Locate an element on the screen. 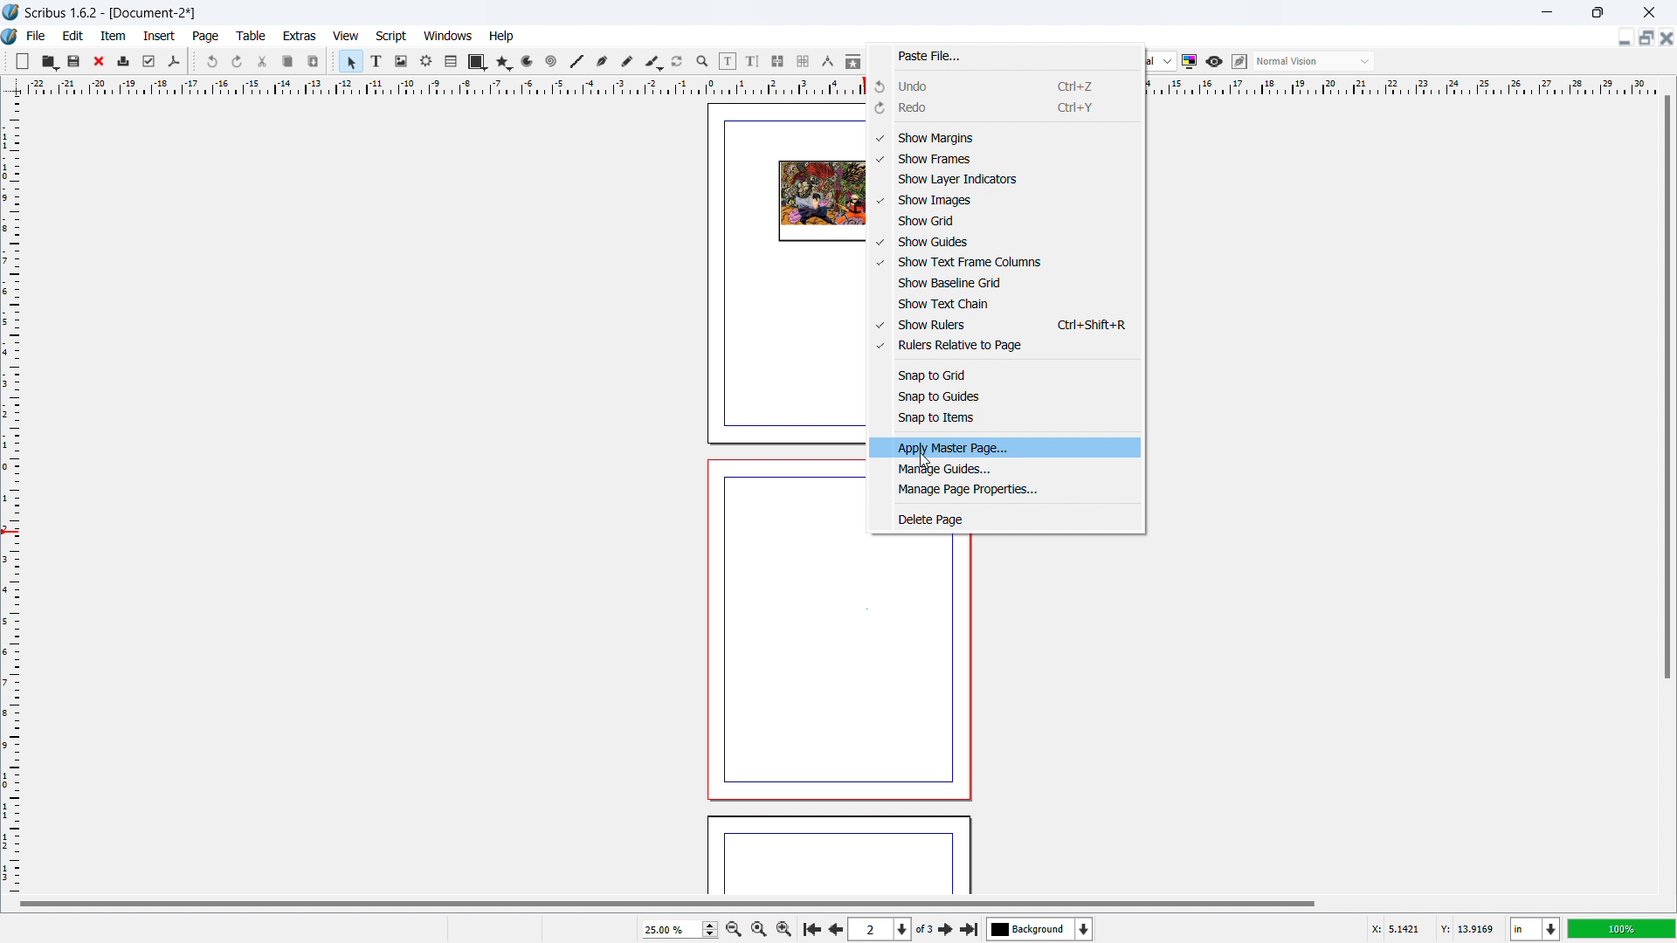  curves is located at coordinates (529, 62).